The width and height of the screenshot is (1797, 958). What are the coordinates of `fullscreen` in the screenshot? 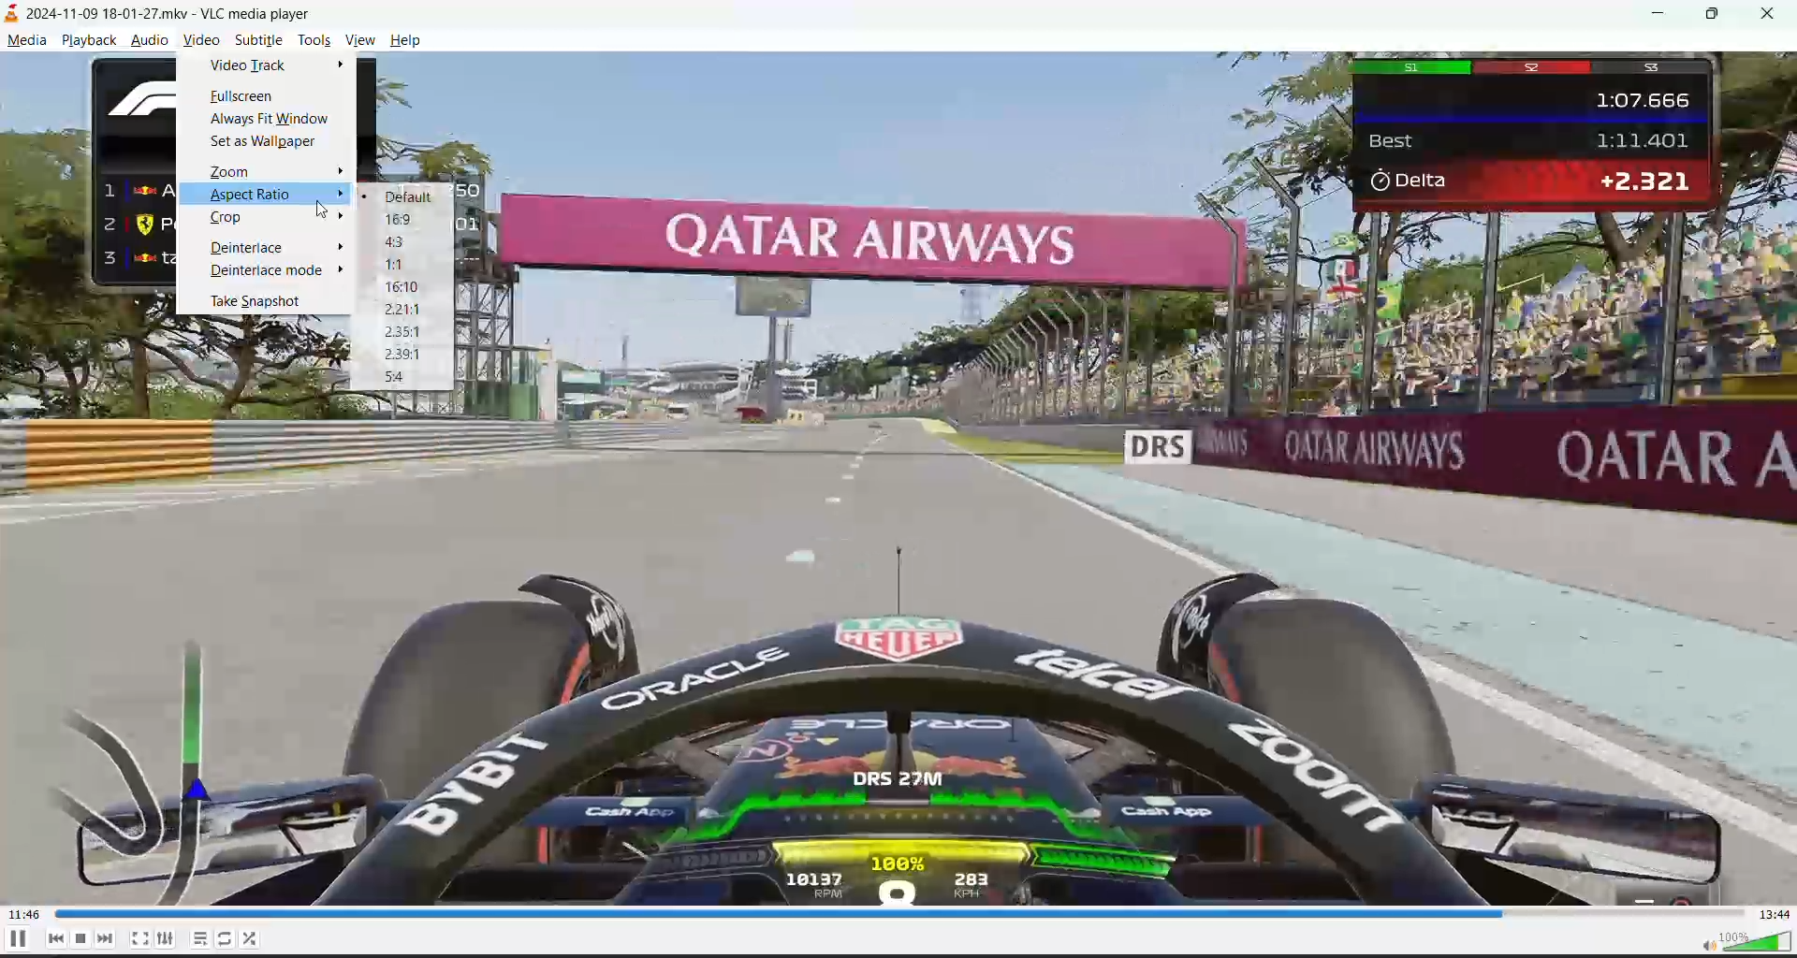 It's located at (245, 98).